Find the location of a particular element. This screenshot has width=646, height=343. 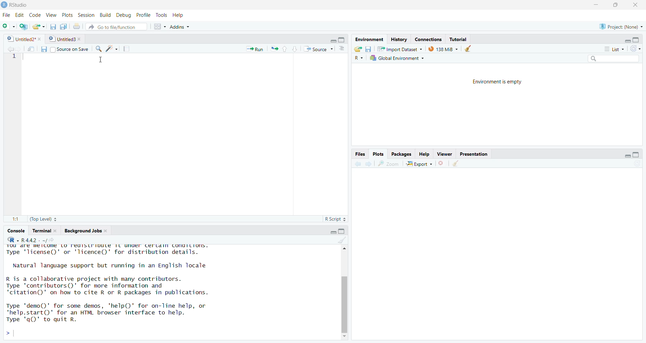

Help is located at coordinates (179, 14).